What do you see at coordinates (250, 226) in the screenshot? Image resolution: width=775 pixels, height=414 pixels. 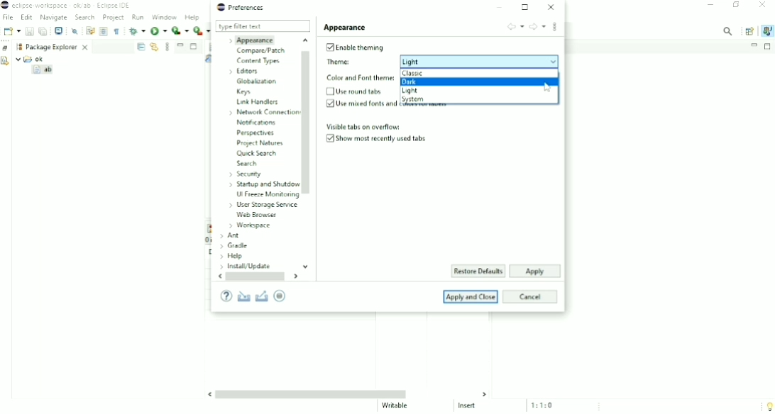 I see `Workspace` at bounding box center [250, 226].